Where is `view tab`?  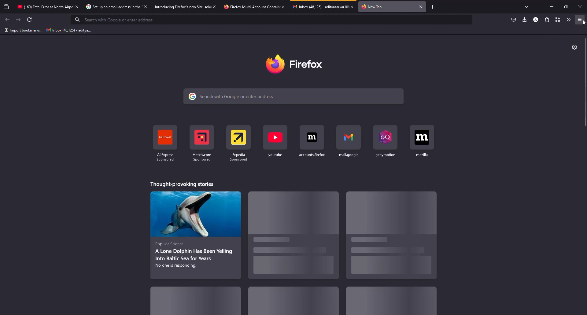
view tab is located at coordinates (527, 6).